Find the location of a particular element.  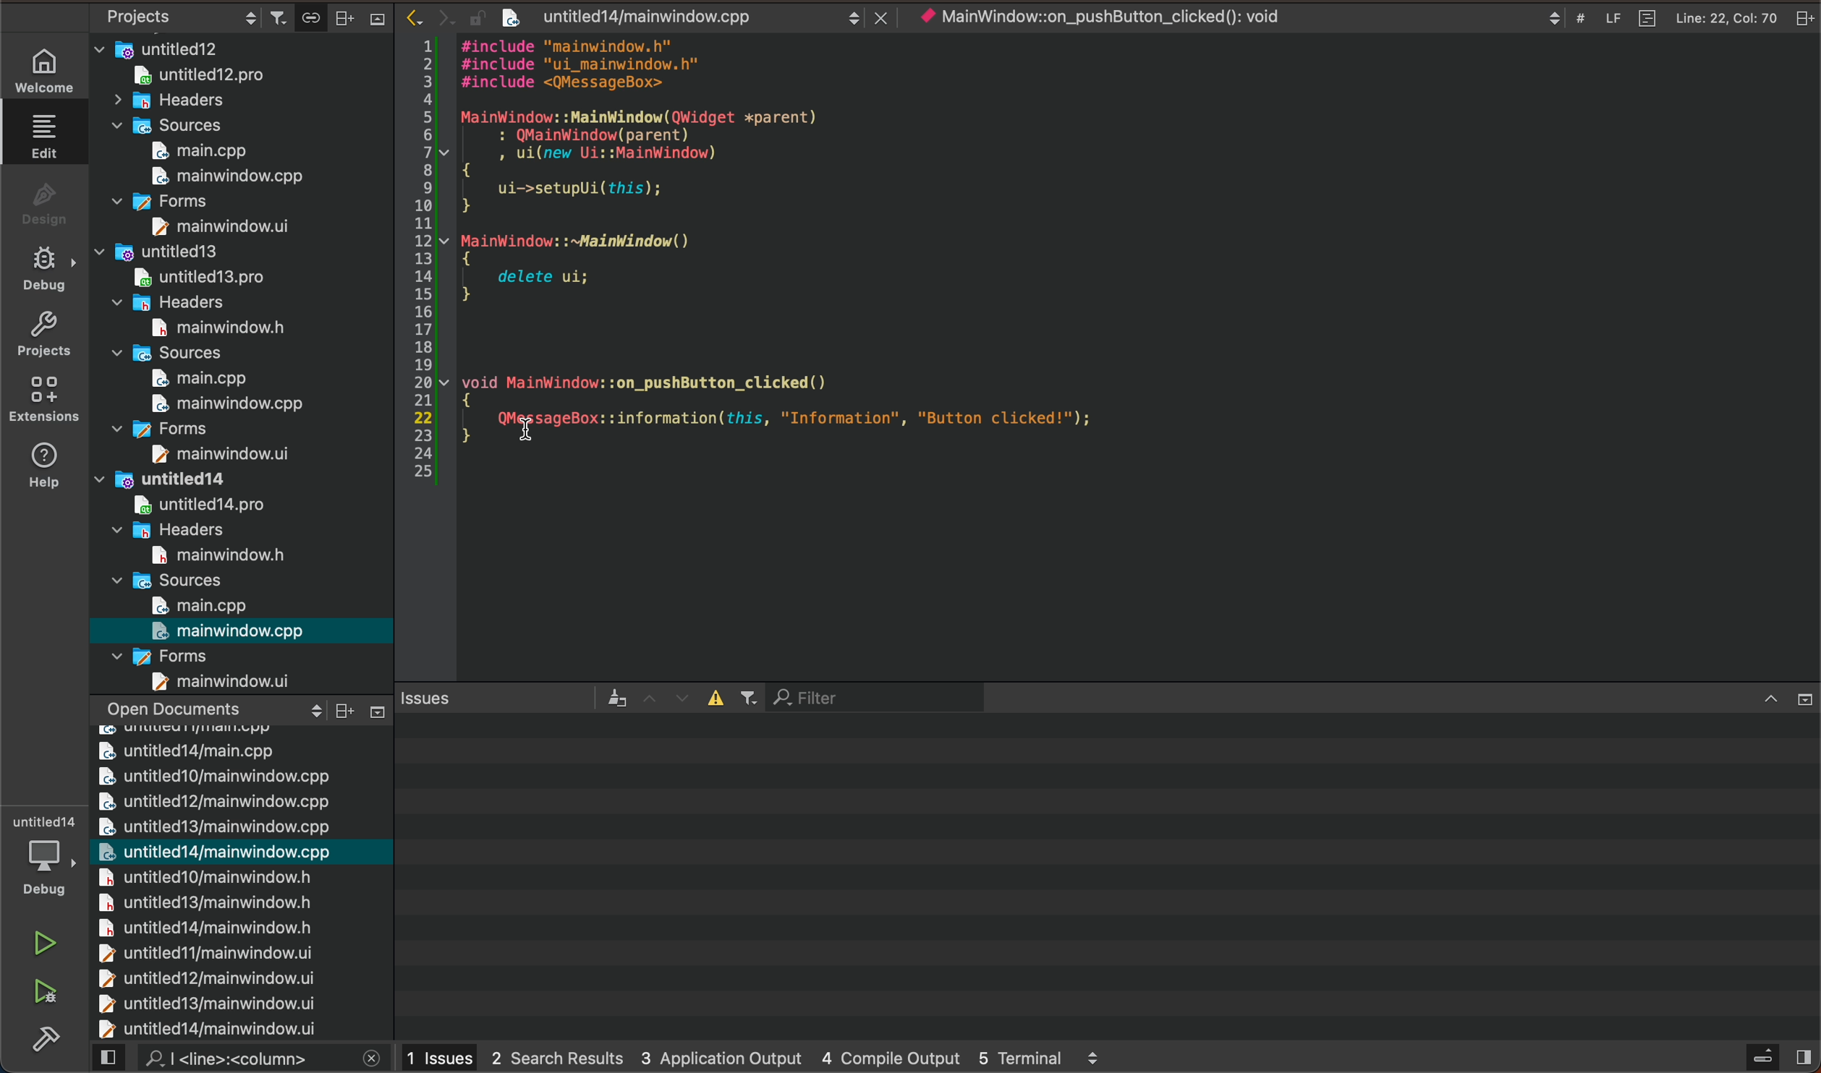

headers is located at coordinates (188, 103).